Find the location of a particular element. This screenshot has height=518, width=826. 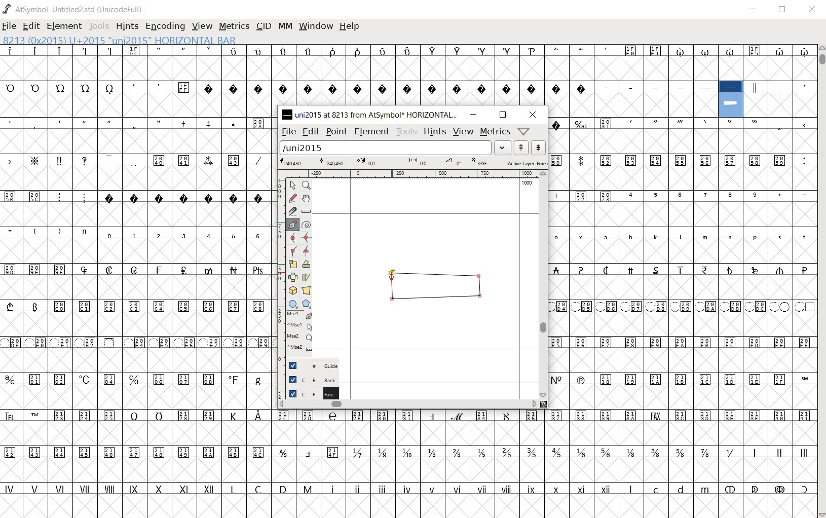

uni2015 at 8213 from AtSymbol HORIZONTAL... is located at coordinates (370, 115).